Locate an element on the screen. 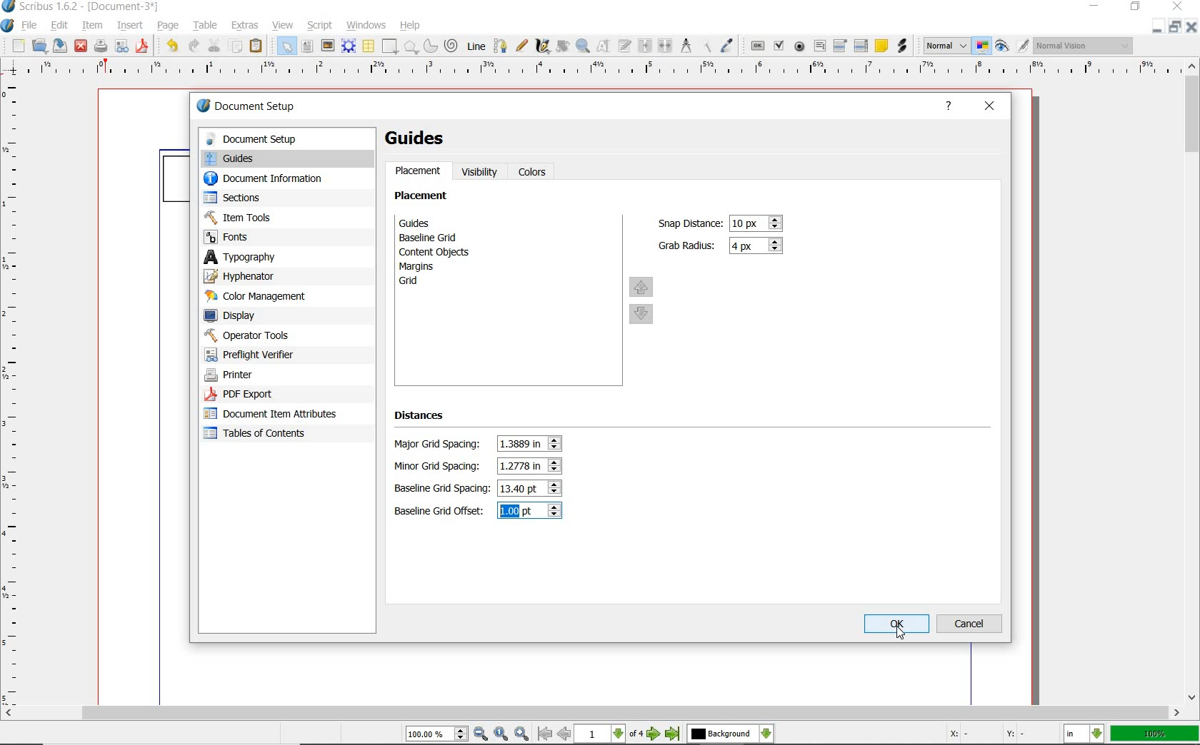 The image size is (1200, 745). margins is located at coordinates (424, 266).